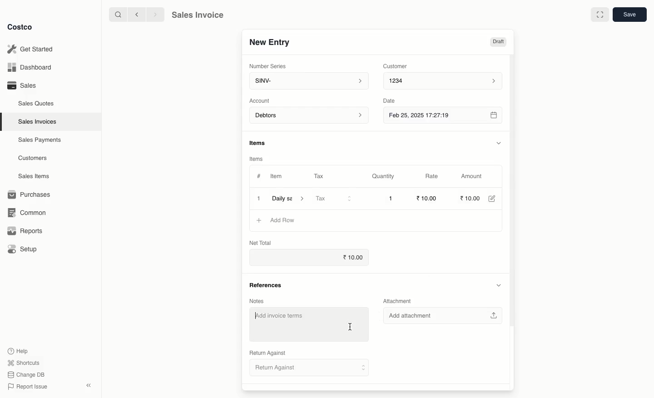 Image resolution: width=654 pixels, height=398 pixels. What do you see at coordinates (277, 176) in the screenshot?
I see `Item` at bounding box center [277, 176].